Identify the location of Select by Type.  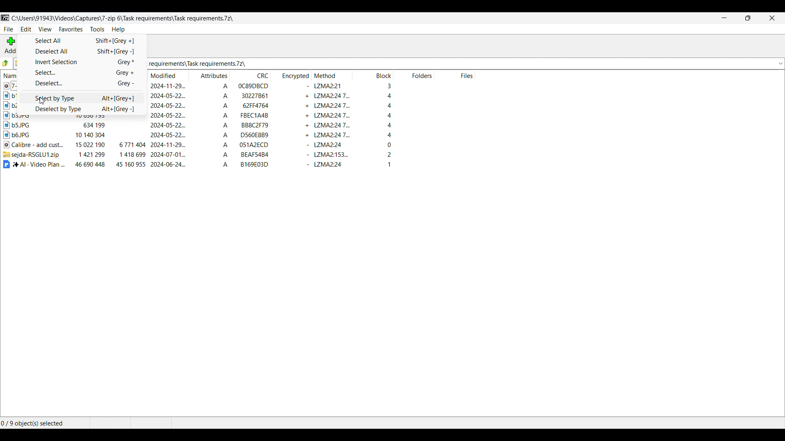
(83, 98).